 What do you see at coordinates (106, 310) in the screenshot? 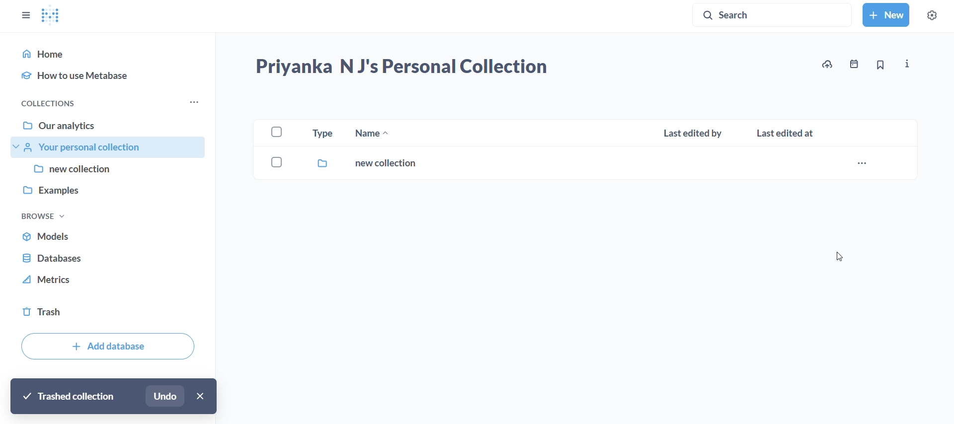
I see `trash` at bounding box center [106, 310].